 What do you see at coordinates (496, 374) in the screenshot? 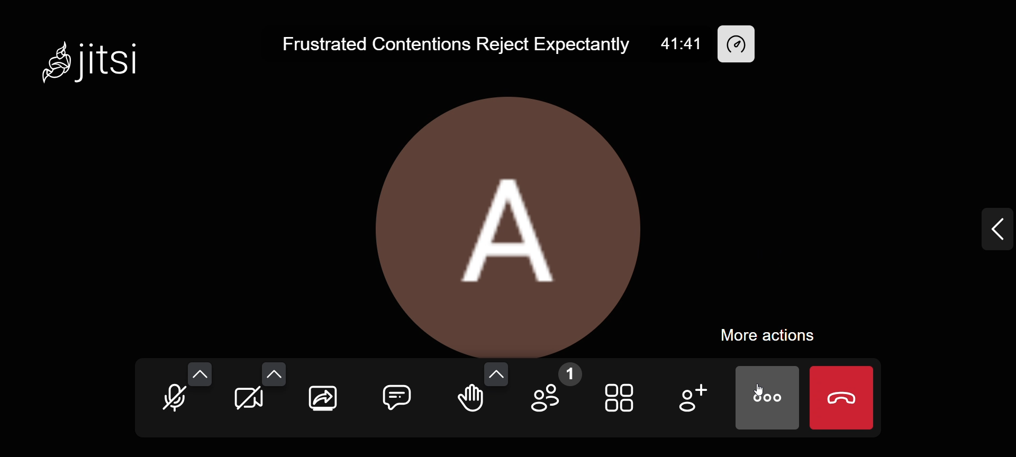
I see `more reaction ` at bounding box center [496, 374].